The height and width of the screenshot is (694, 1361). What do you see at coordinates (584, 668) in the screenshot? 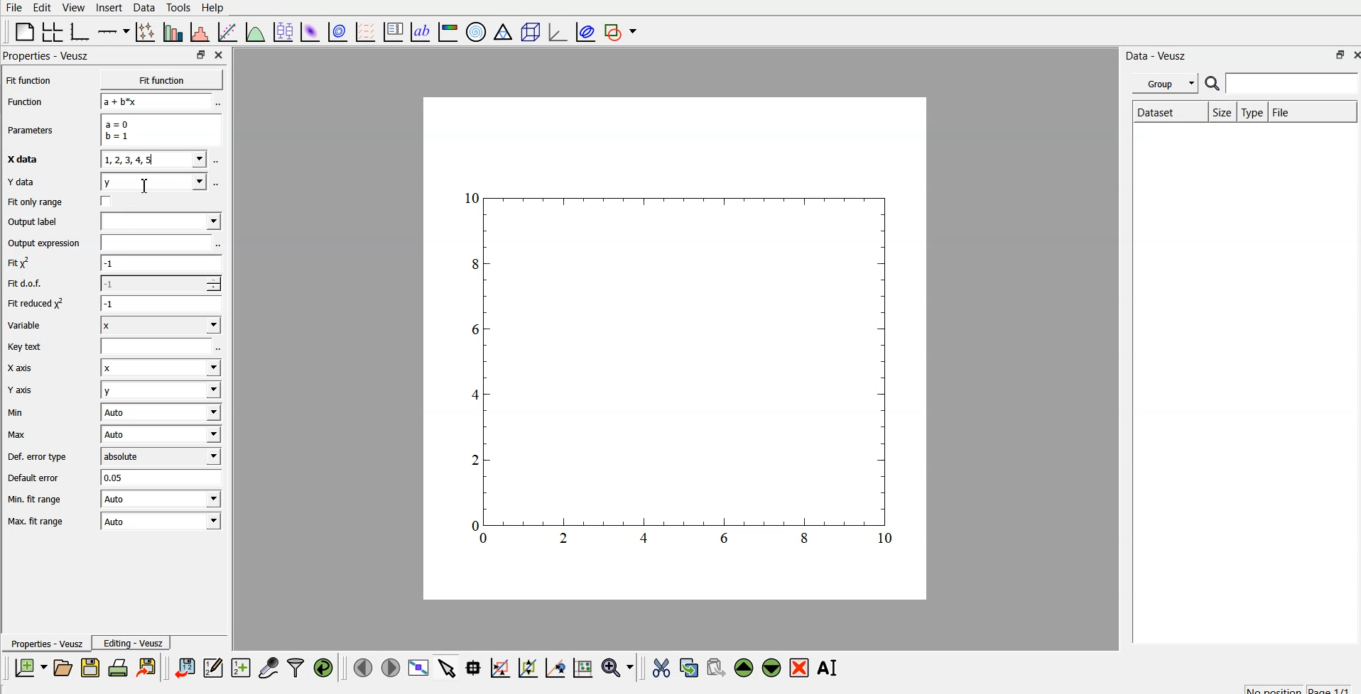
I see `click to reset graph axes` at bounding box center [584, 668].